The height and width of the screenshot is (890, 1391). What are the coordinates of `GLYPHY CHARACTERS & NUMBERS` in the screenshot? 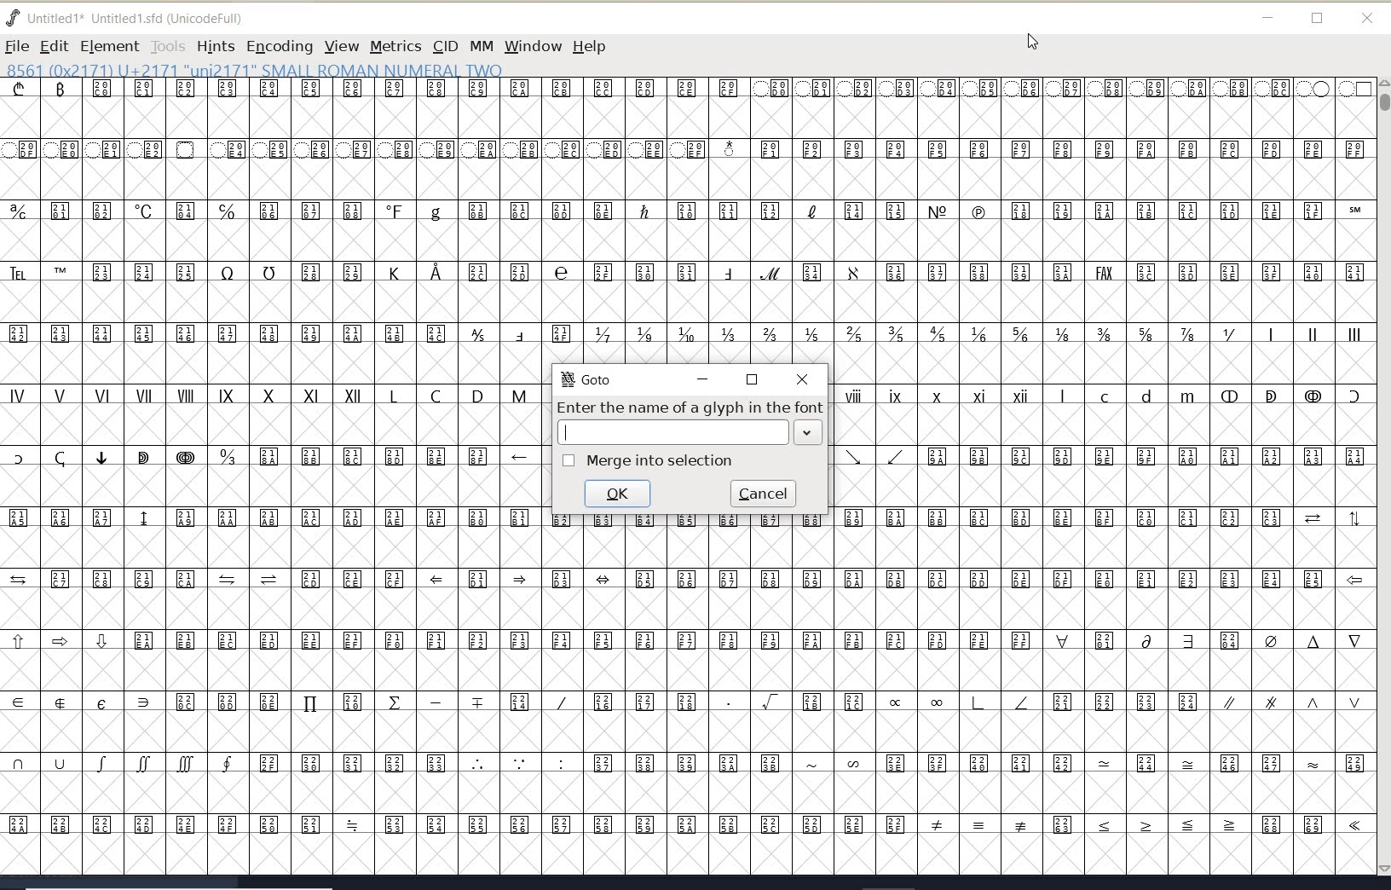 It's located at (684, 222).